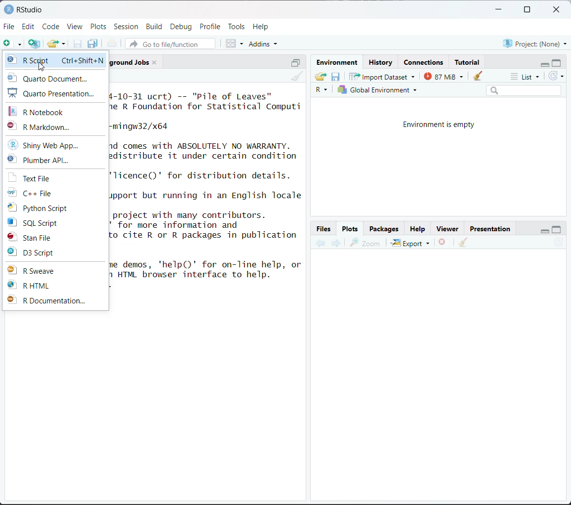  I want to click on zoom, so click(365, 243).